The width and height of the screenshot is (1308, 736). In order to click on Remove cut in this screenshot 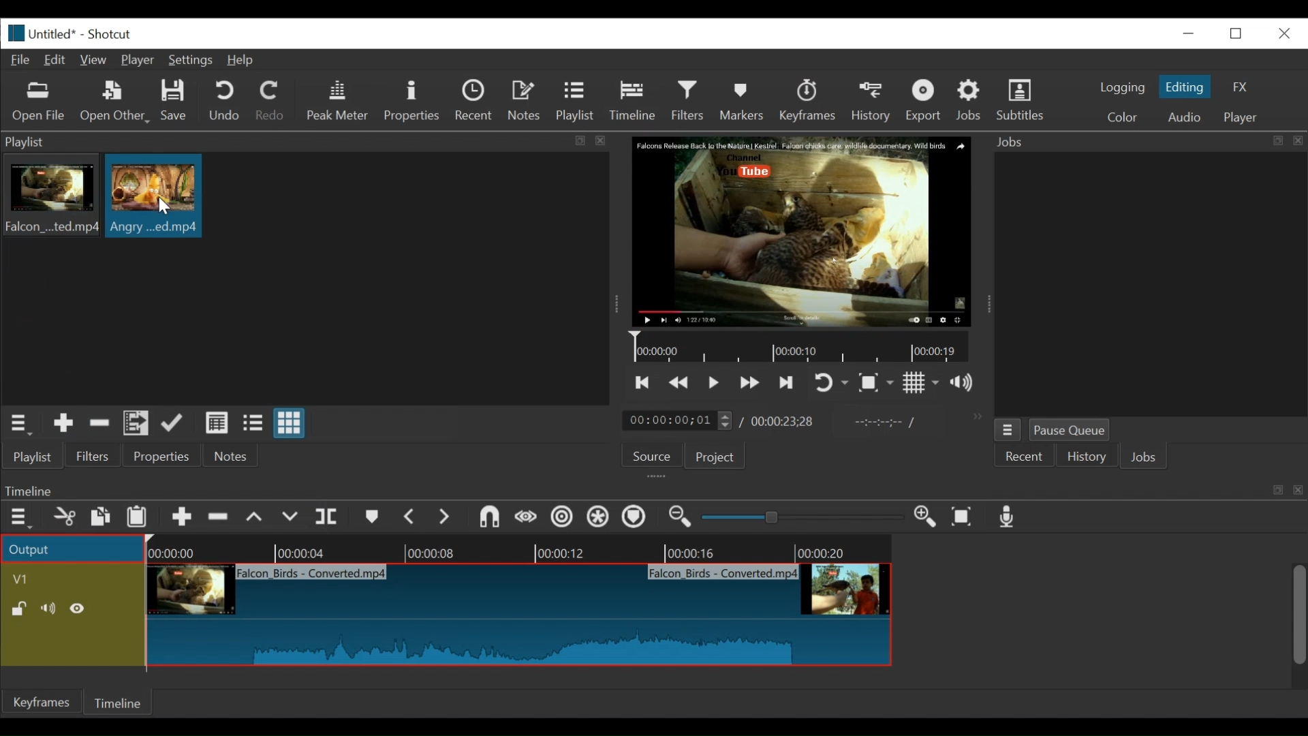, I will do `click(220, 519)`.